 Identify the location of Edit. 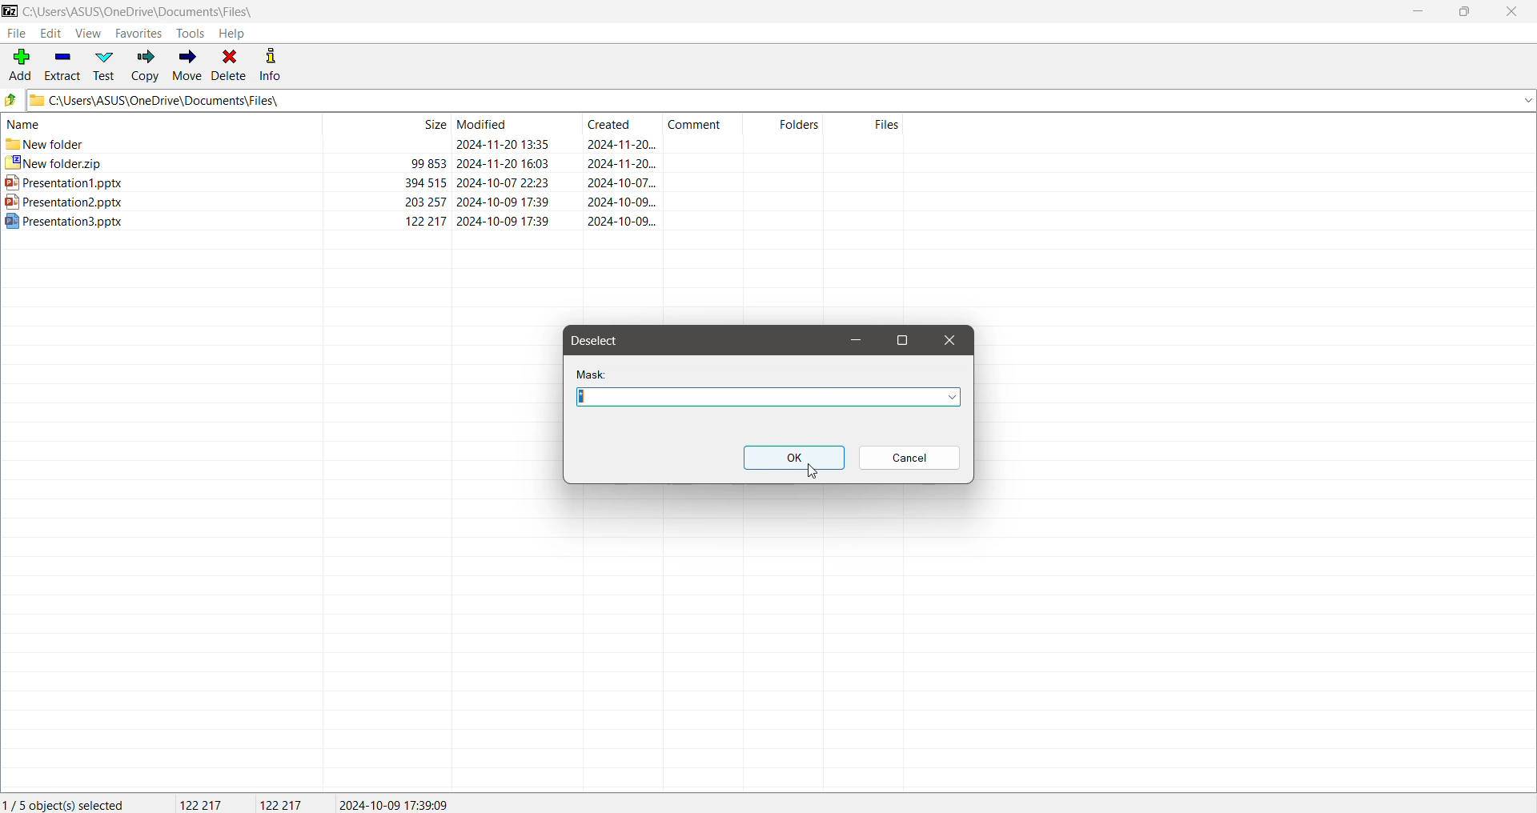
(54, 34).